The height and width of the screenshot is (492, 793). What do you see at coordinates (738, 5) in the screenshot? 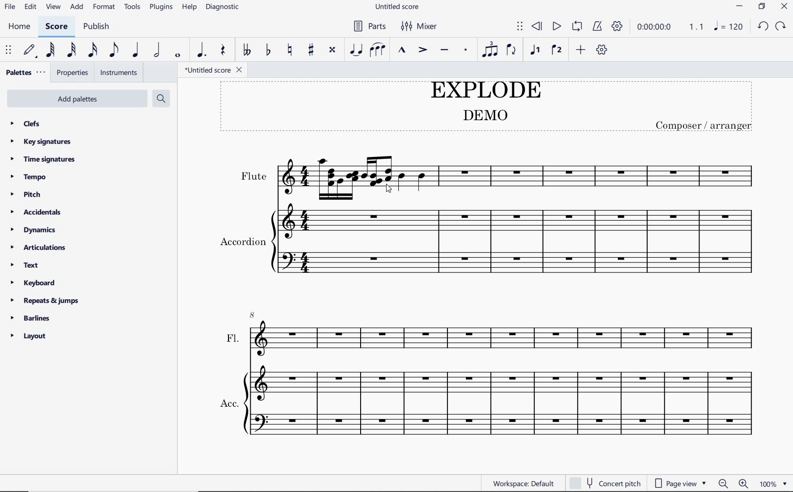
I see `minimize` at bounding box center [738, 5].